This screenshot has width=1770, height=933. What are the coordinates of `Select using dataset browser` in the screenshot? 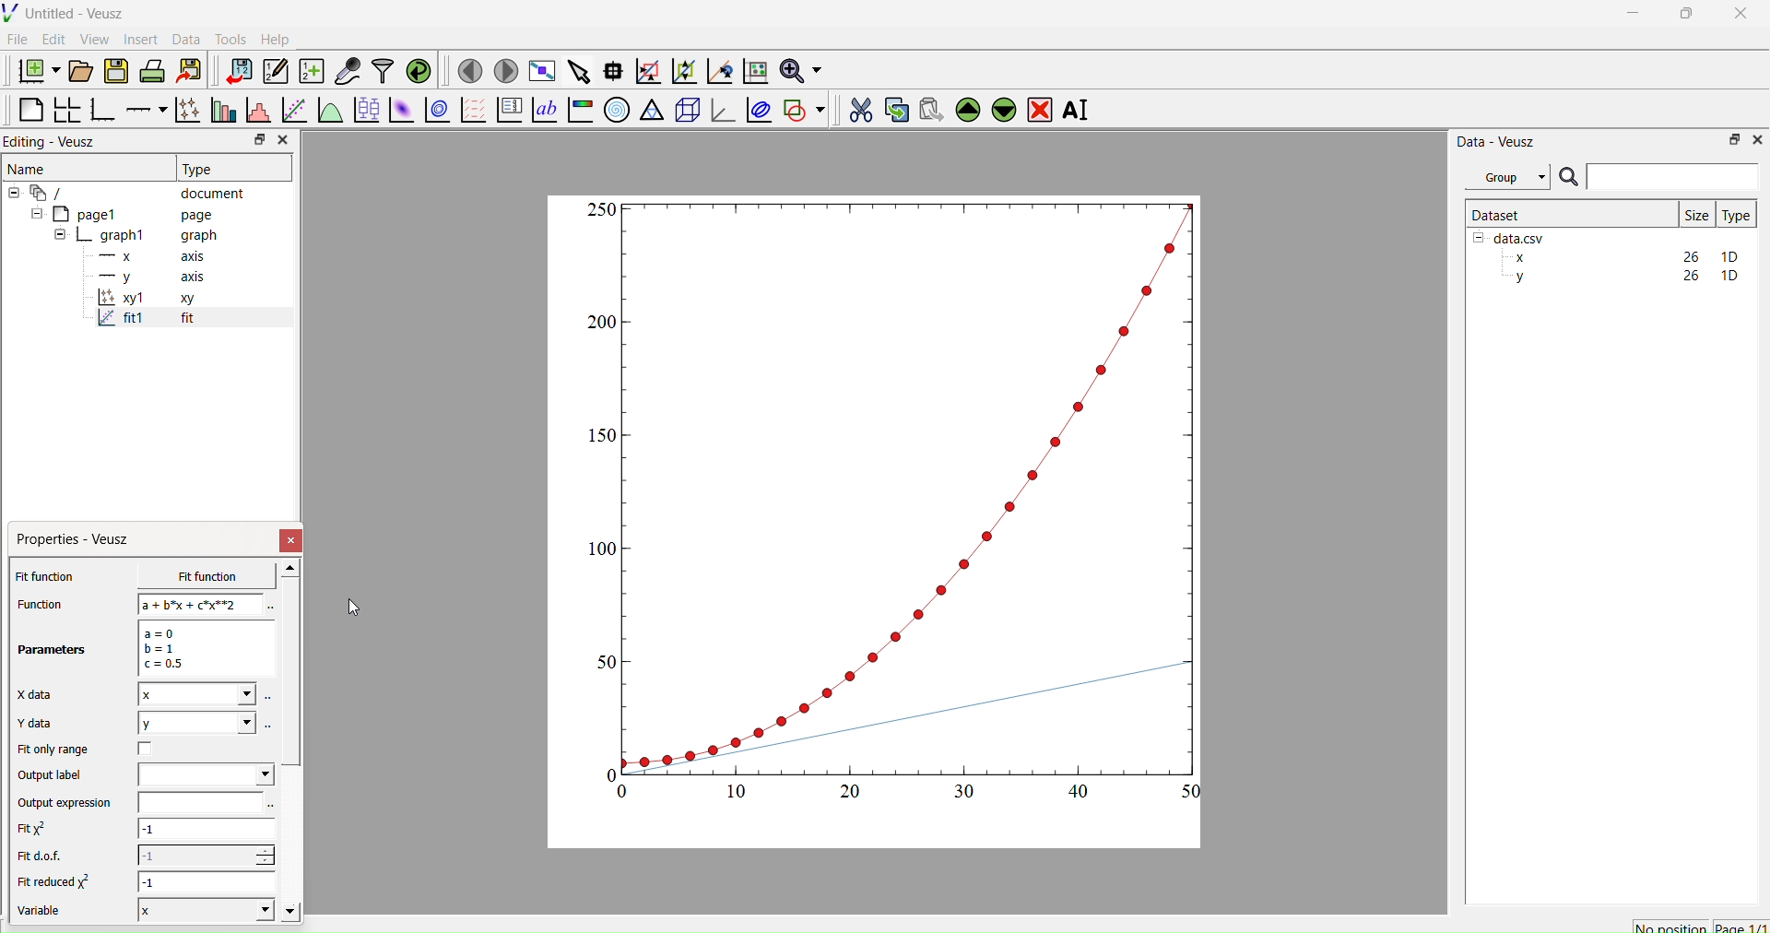 It's located at (269, 701).